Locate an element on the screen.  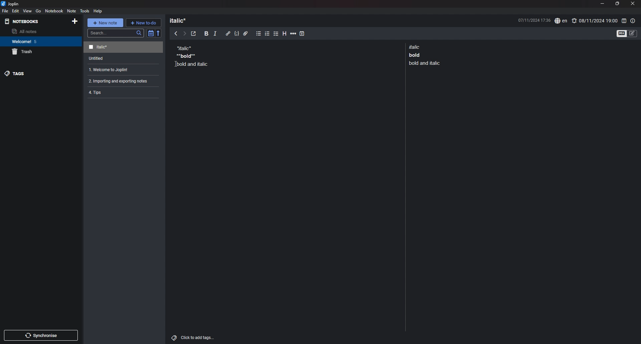
italic is located at coordinates (215, 35).